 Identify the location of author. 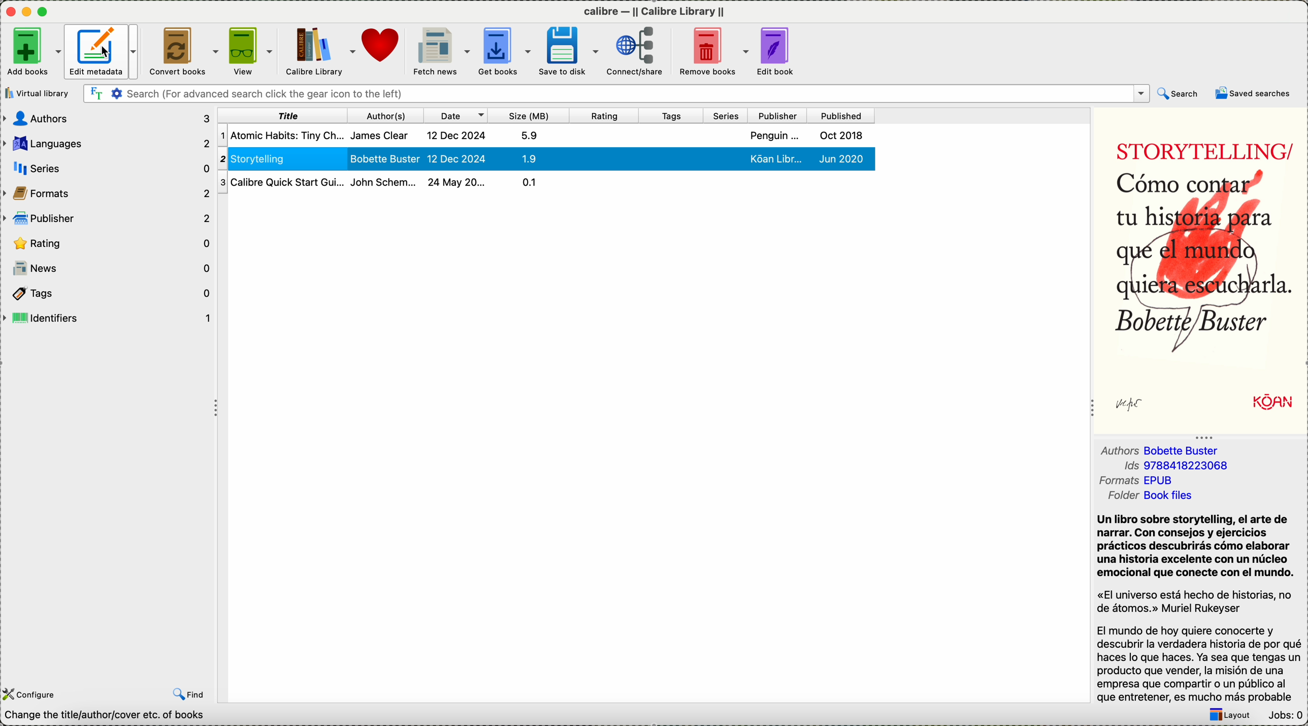
(386, 116).